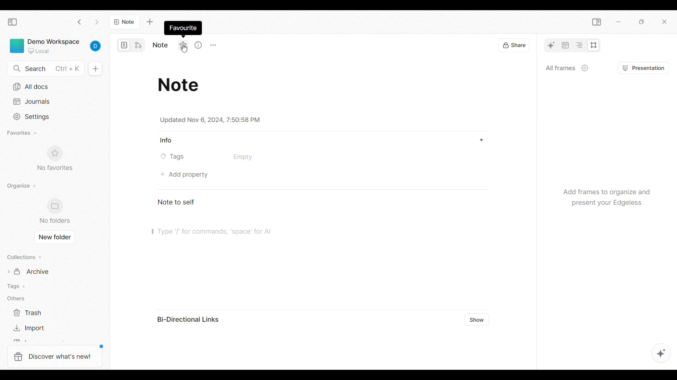 Image resolution: width=677 pixels, height=380 pixels. What do you see at coordinates (150, 22) in the screenshot?
I see `Add new tab` at bounding box center [150, 22].